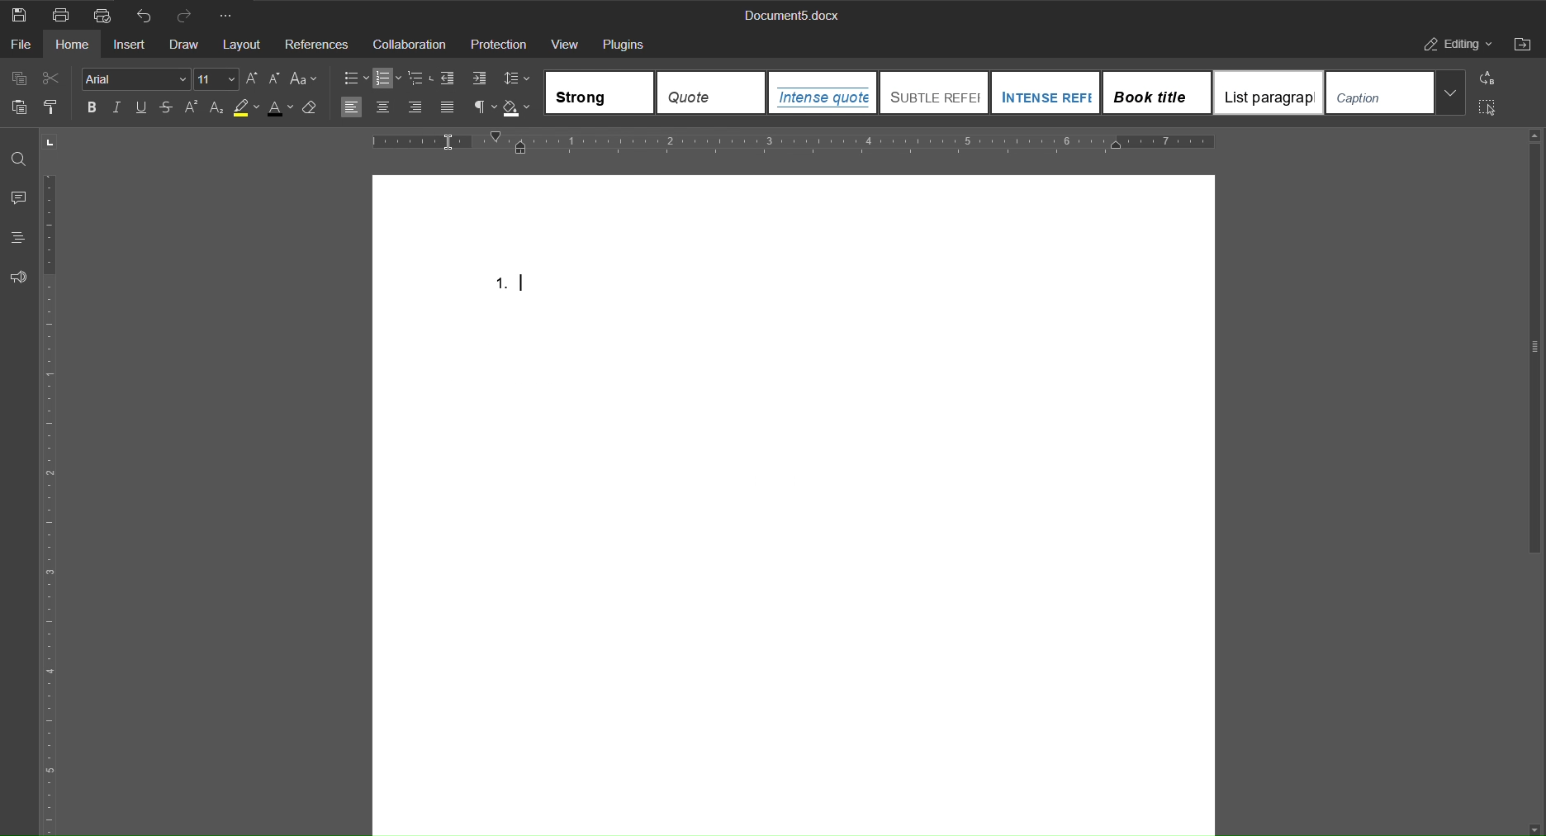 The width and height of the screenshot is (1546, 836). I want to click on Collaboration, so click(411, 45).